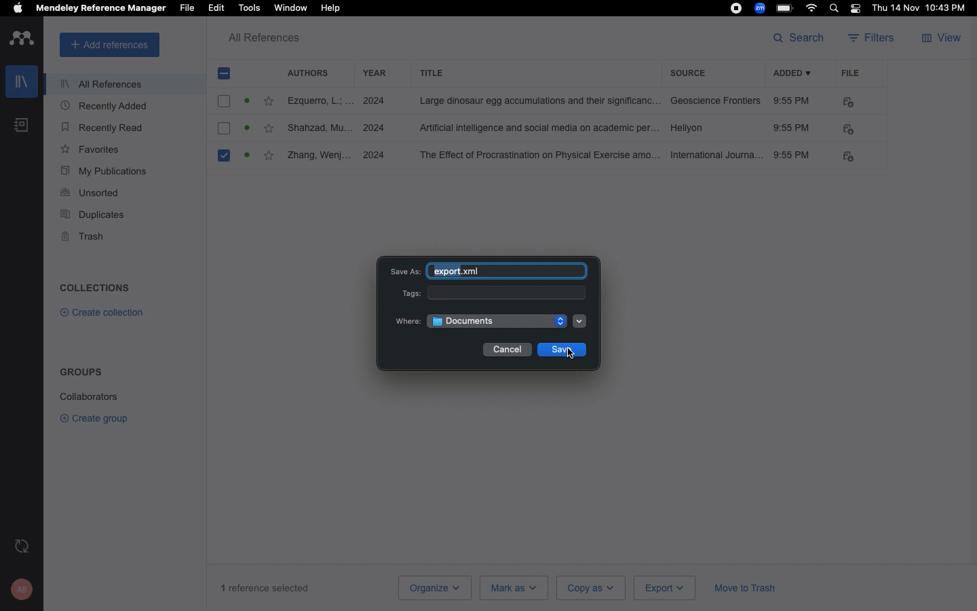 The height and width of the screenshot is (611, 977). What do you see at coordinates (95, 289) in the screenshot?
I see `Collections` at bounding box center [95, 289].